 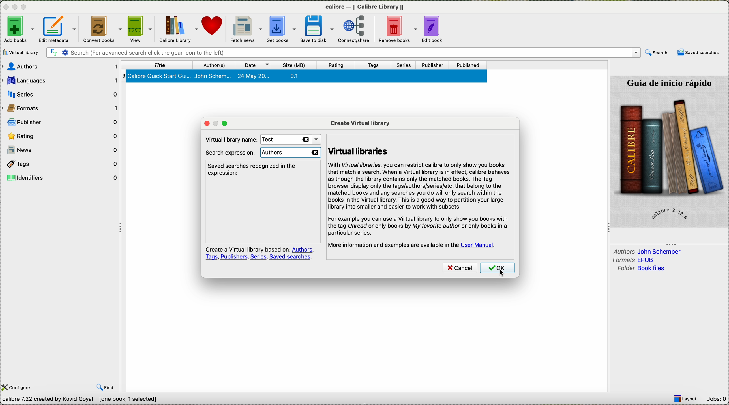 I want to click on saved searches recognized the expression, so click(x=254, y=169).